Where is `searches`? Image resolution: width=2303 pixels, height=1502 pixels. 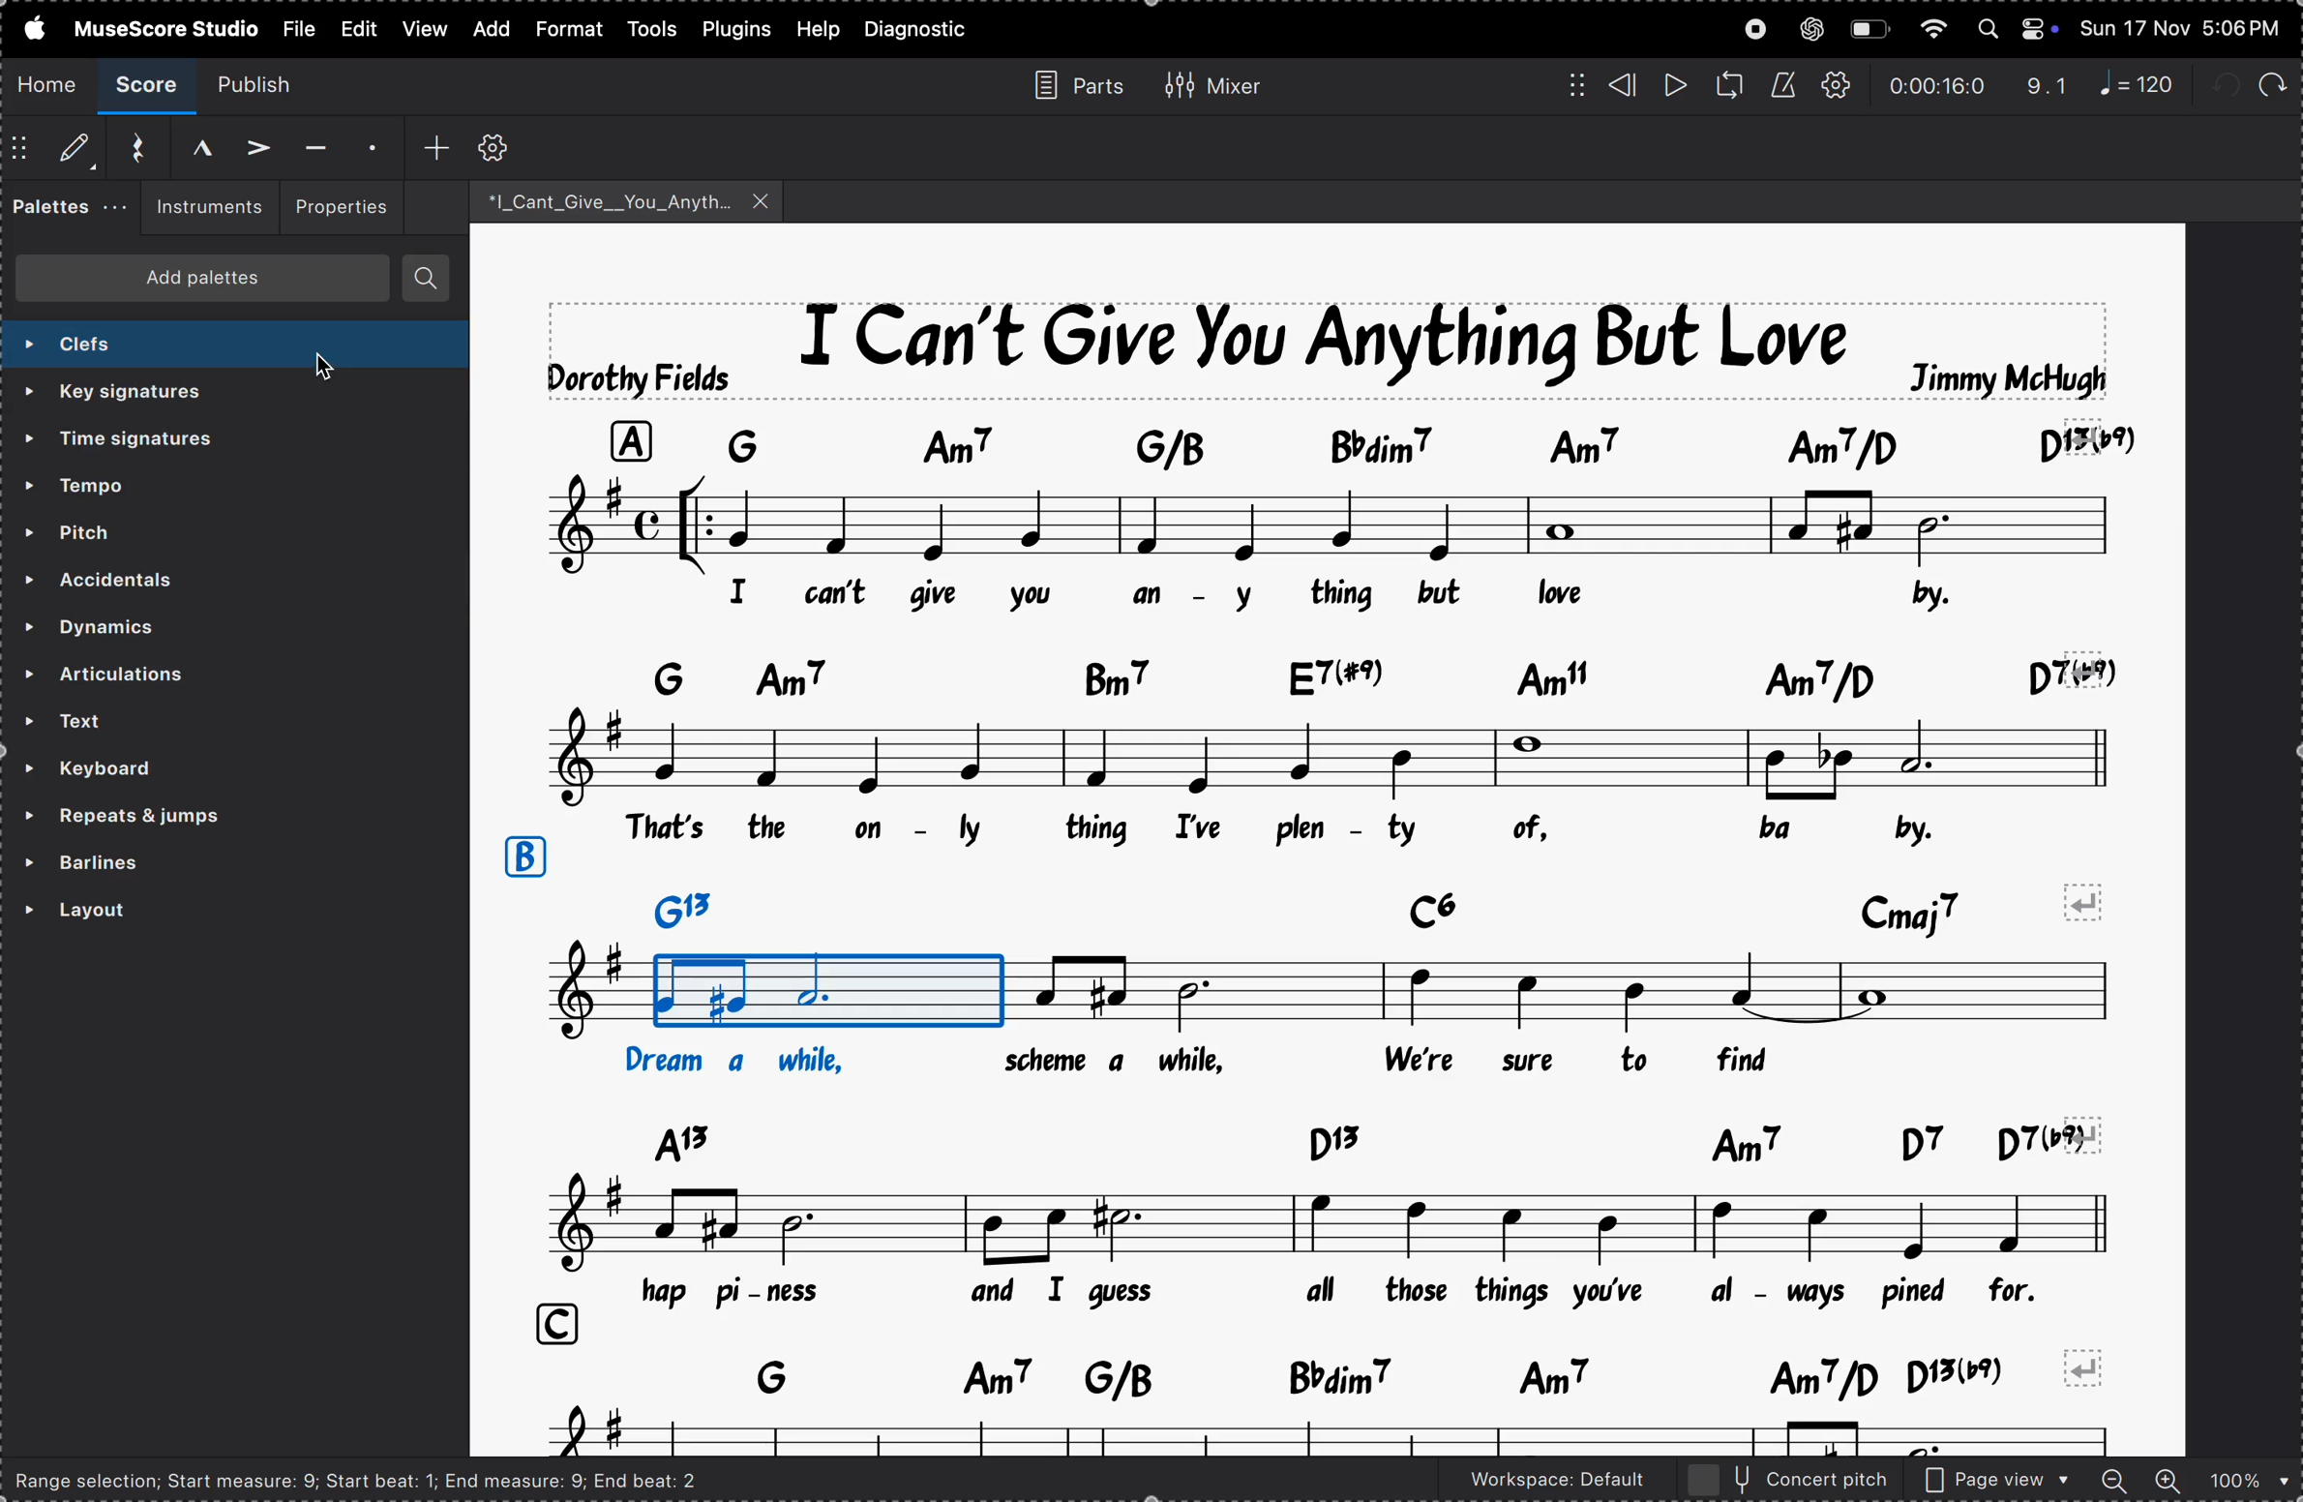 searches is located at coordinates (428, 277).